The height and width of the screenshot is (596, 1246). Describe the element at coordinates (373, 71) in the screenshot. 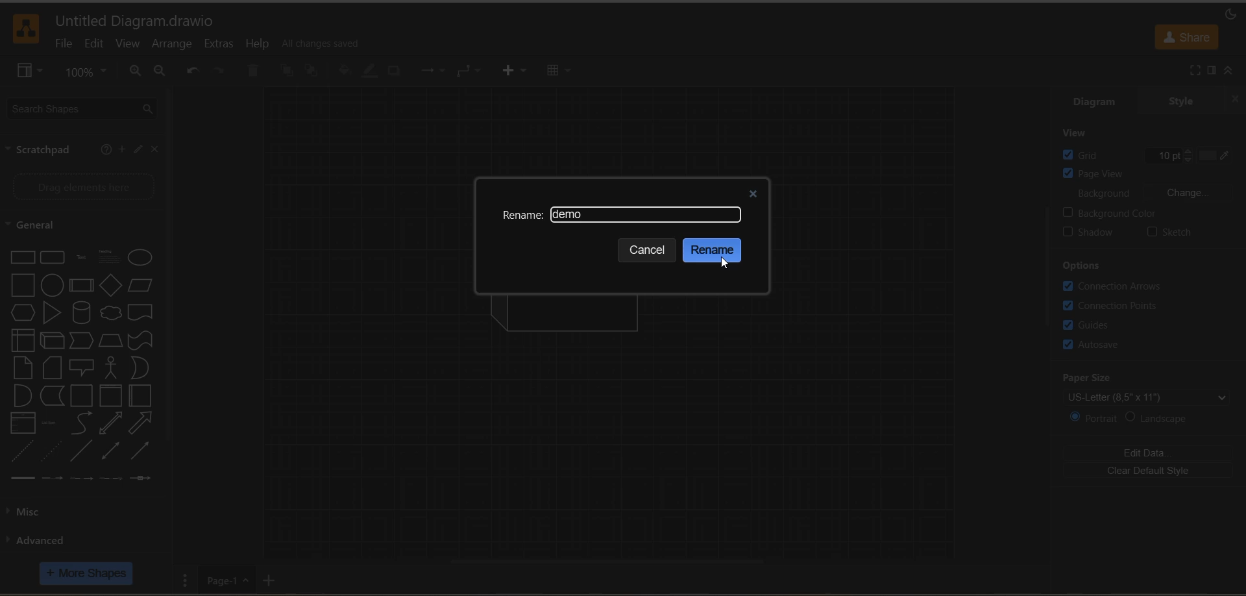

I see `line color` at that location.